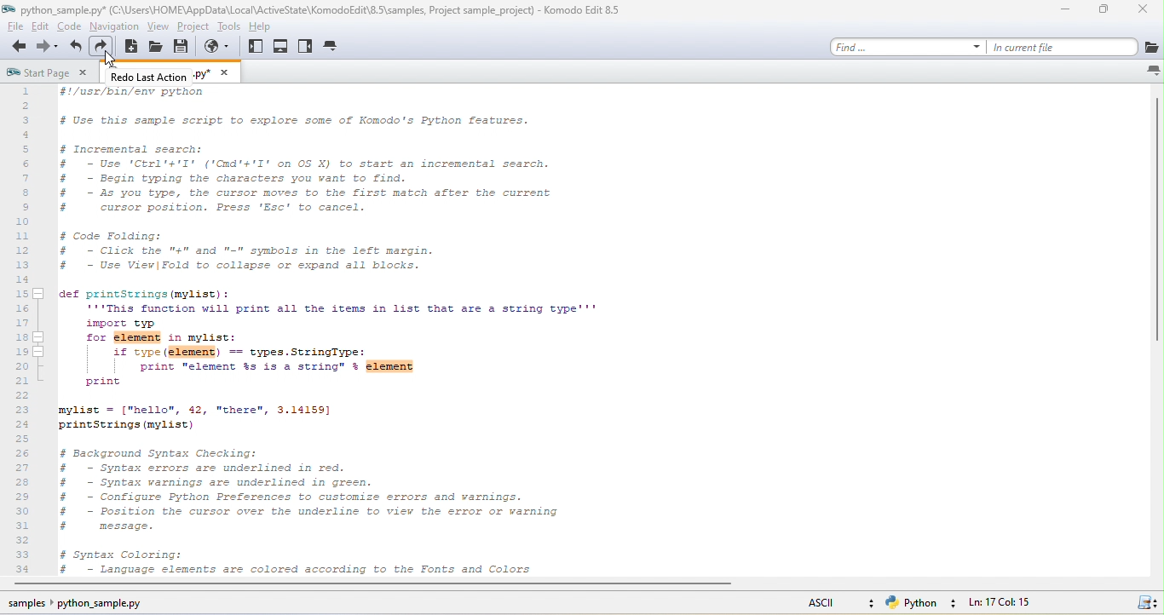  Describe the element at coordinates (49, 49) in the screenshot. I see `forward` at that location.